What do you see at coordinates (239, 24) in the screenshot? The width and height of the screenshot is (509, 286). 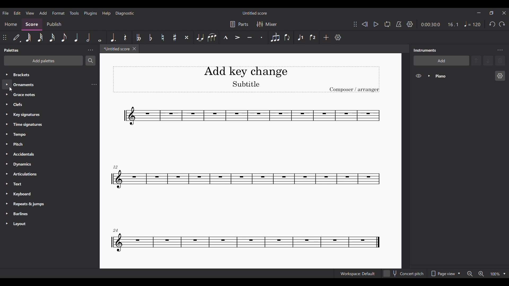 I see `Manage parts` at bounding box center [239, 24].